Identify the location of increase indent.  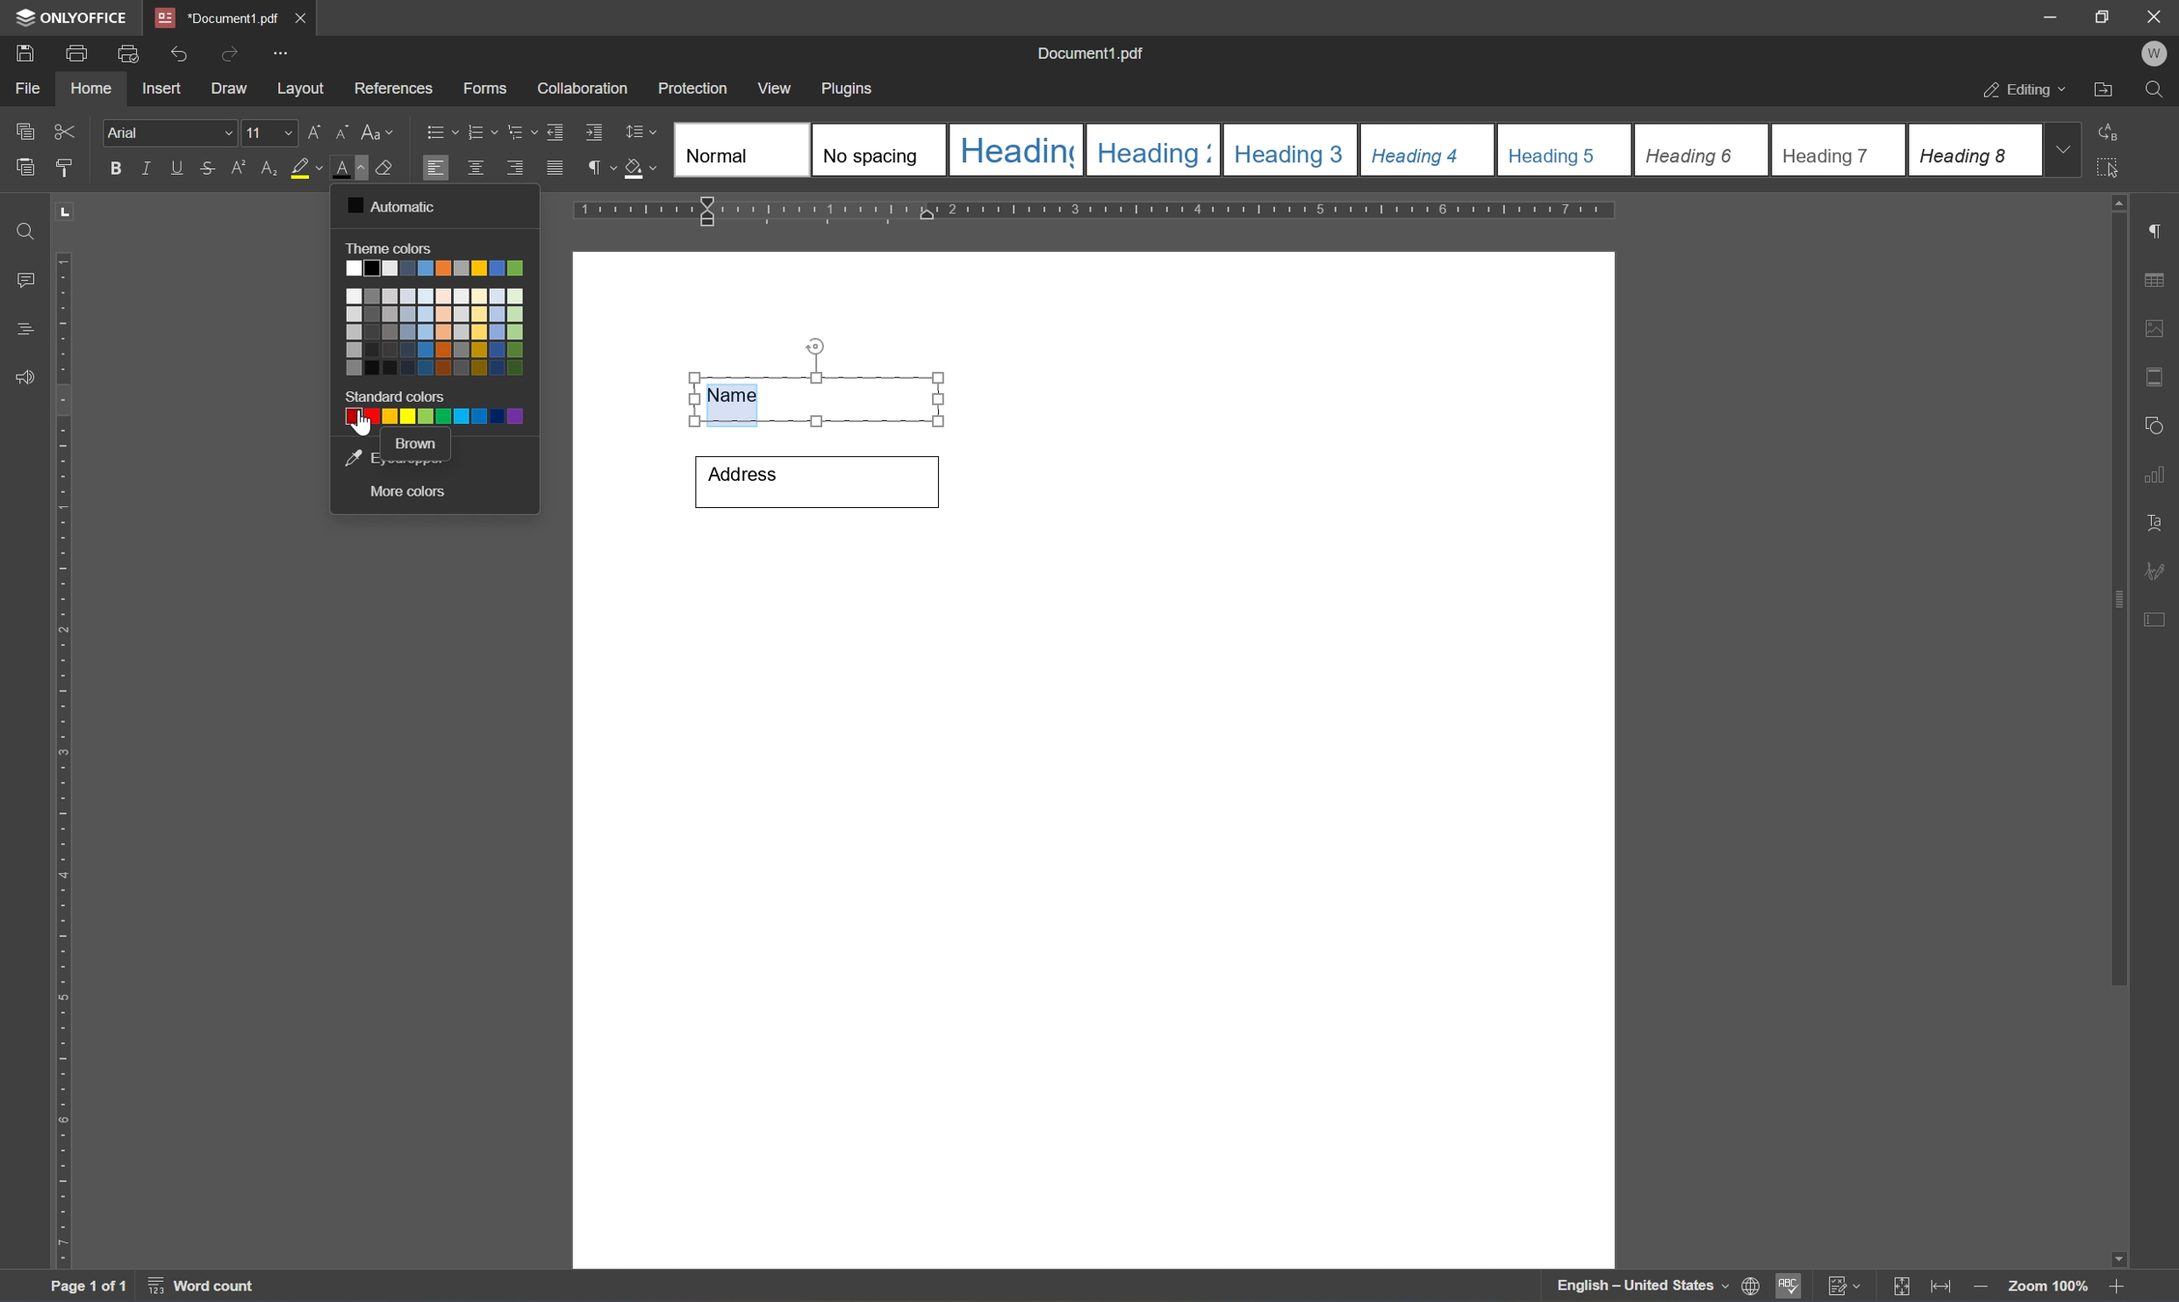
(595, 132).